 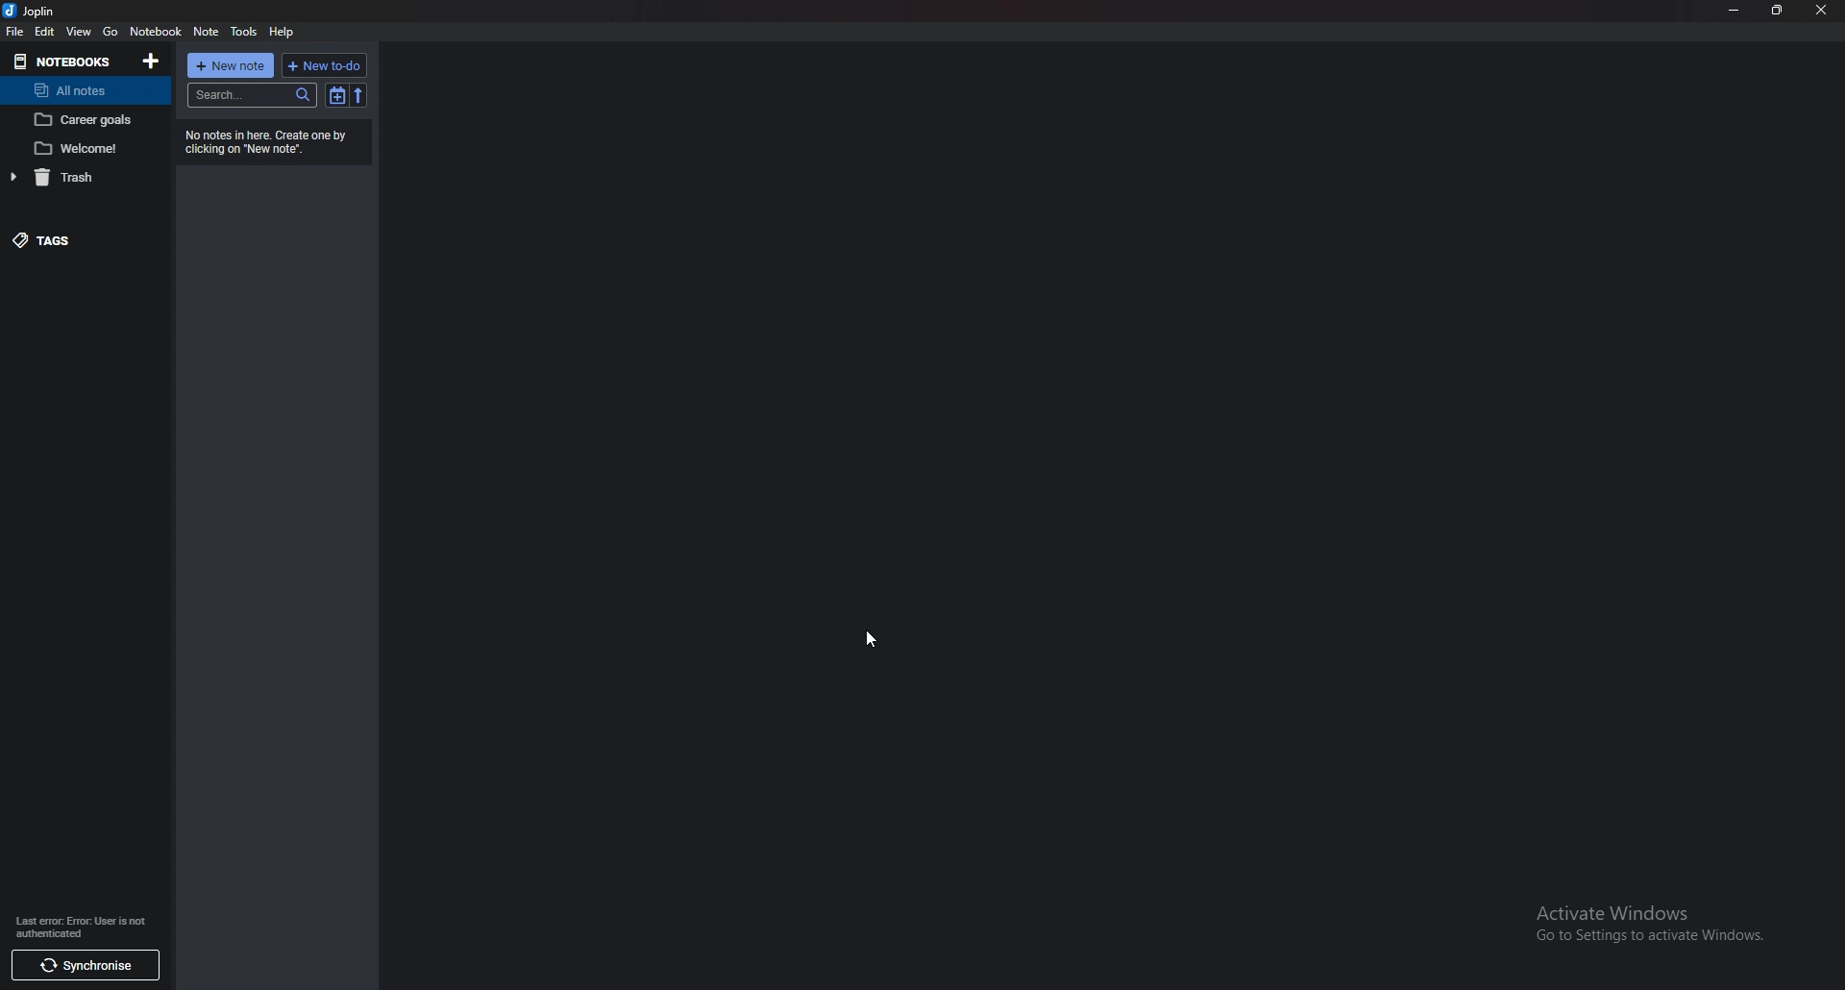 I want to click on info, so click(x=81, y=928).